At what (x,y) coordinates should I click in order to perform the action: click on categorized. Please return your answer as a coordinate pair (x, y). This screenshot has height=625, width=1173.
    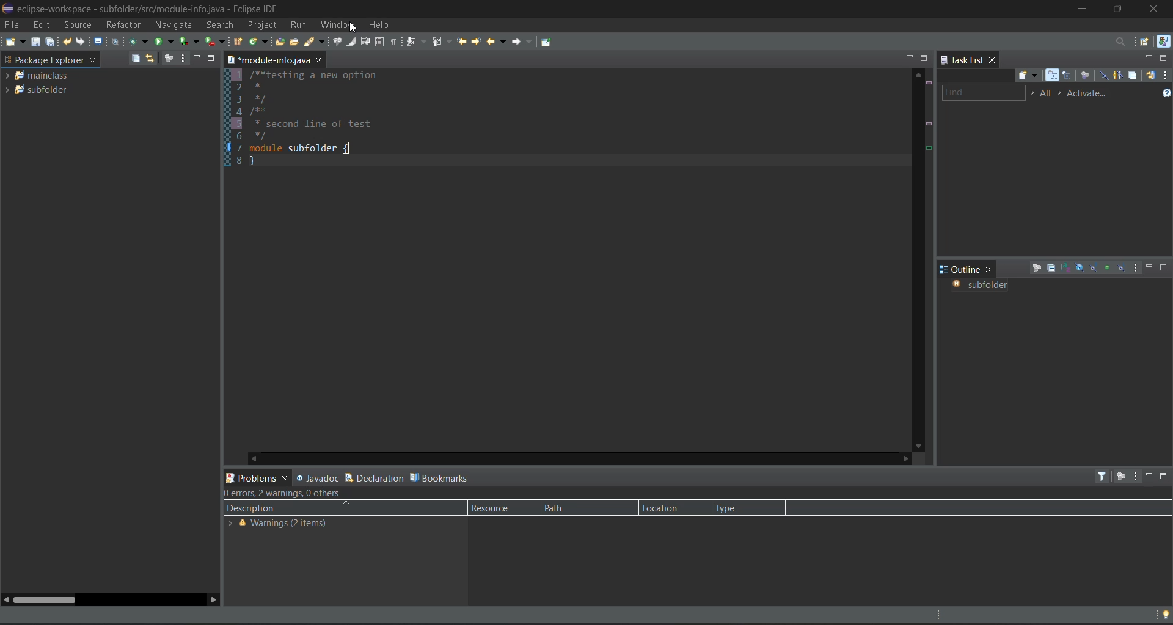
    Looking at the image, I should click on (1054, 76).